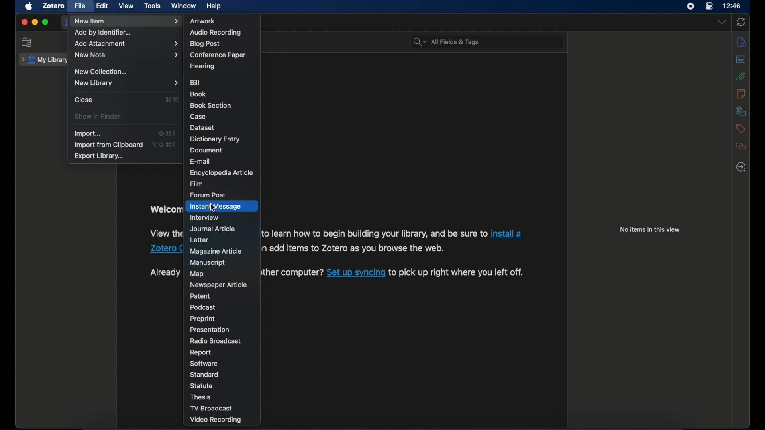  I want to click on window, so click(183, 6).